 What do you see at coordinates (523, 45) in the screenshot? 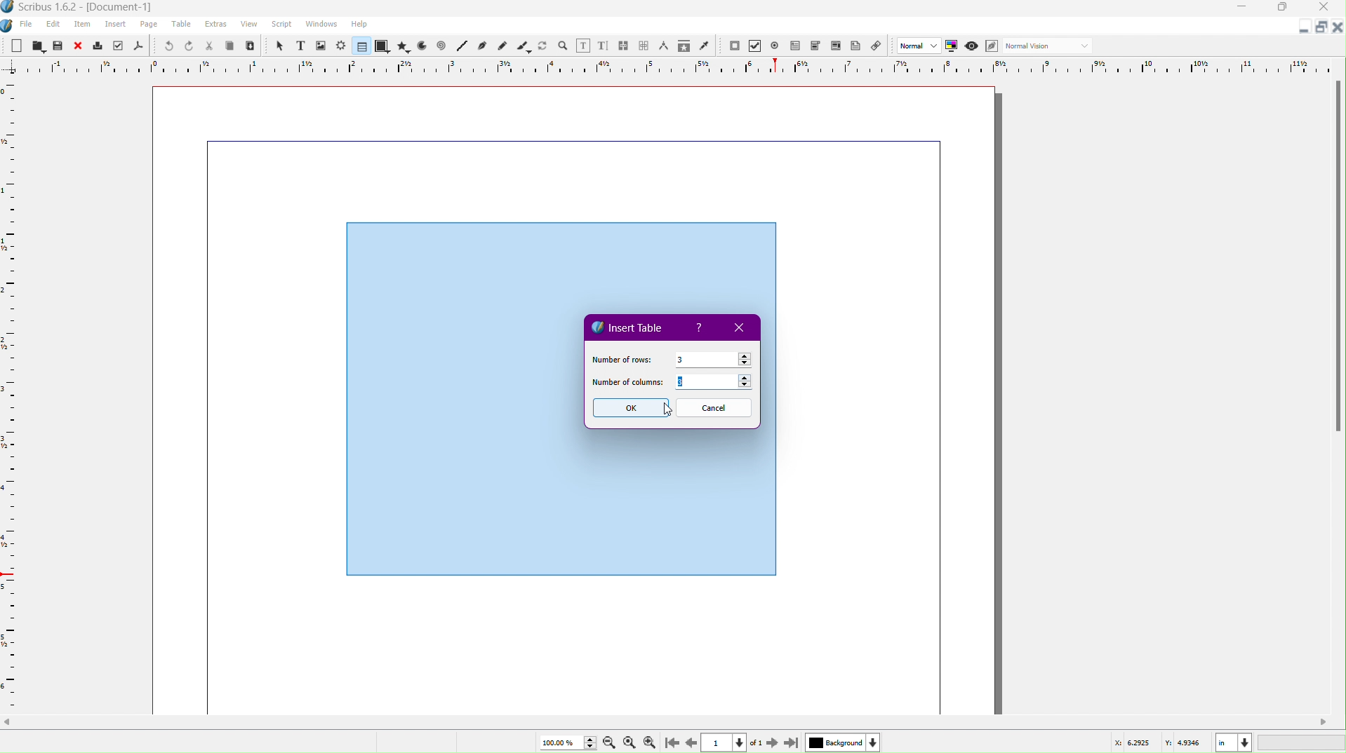
I see `Calligraphic Line` at bounding box center [523, 45].